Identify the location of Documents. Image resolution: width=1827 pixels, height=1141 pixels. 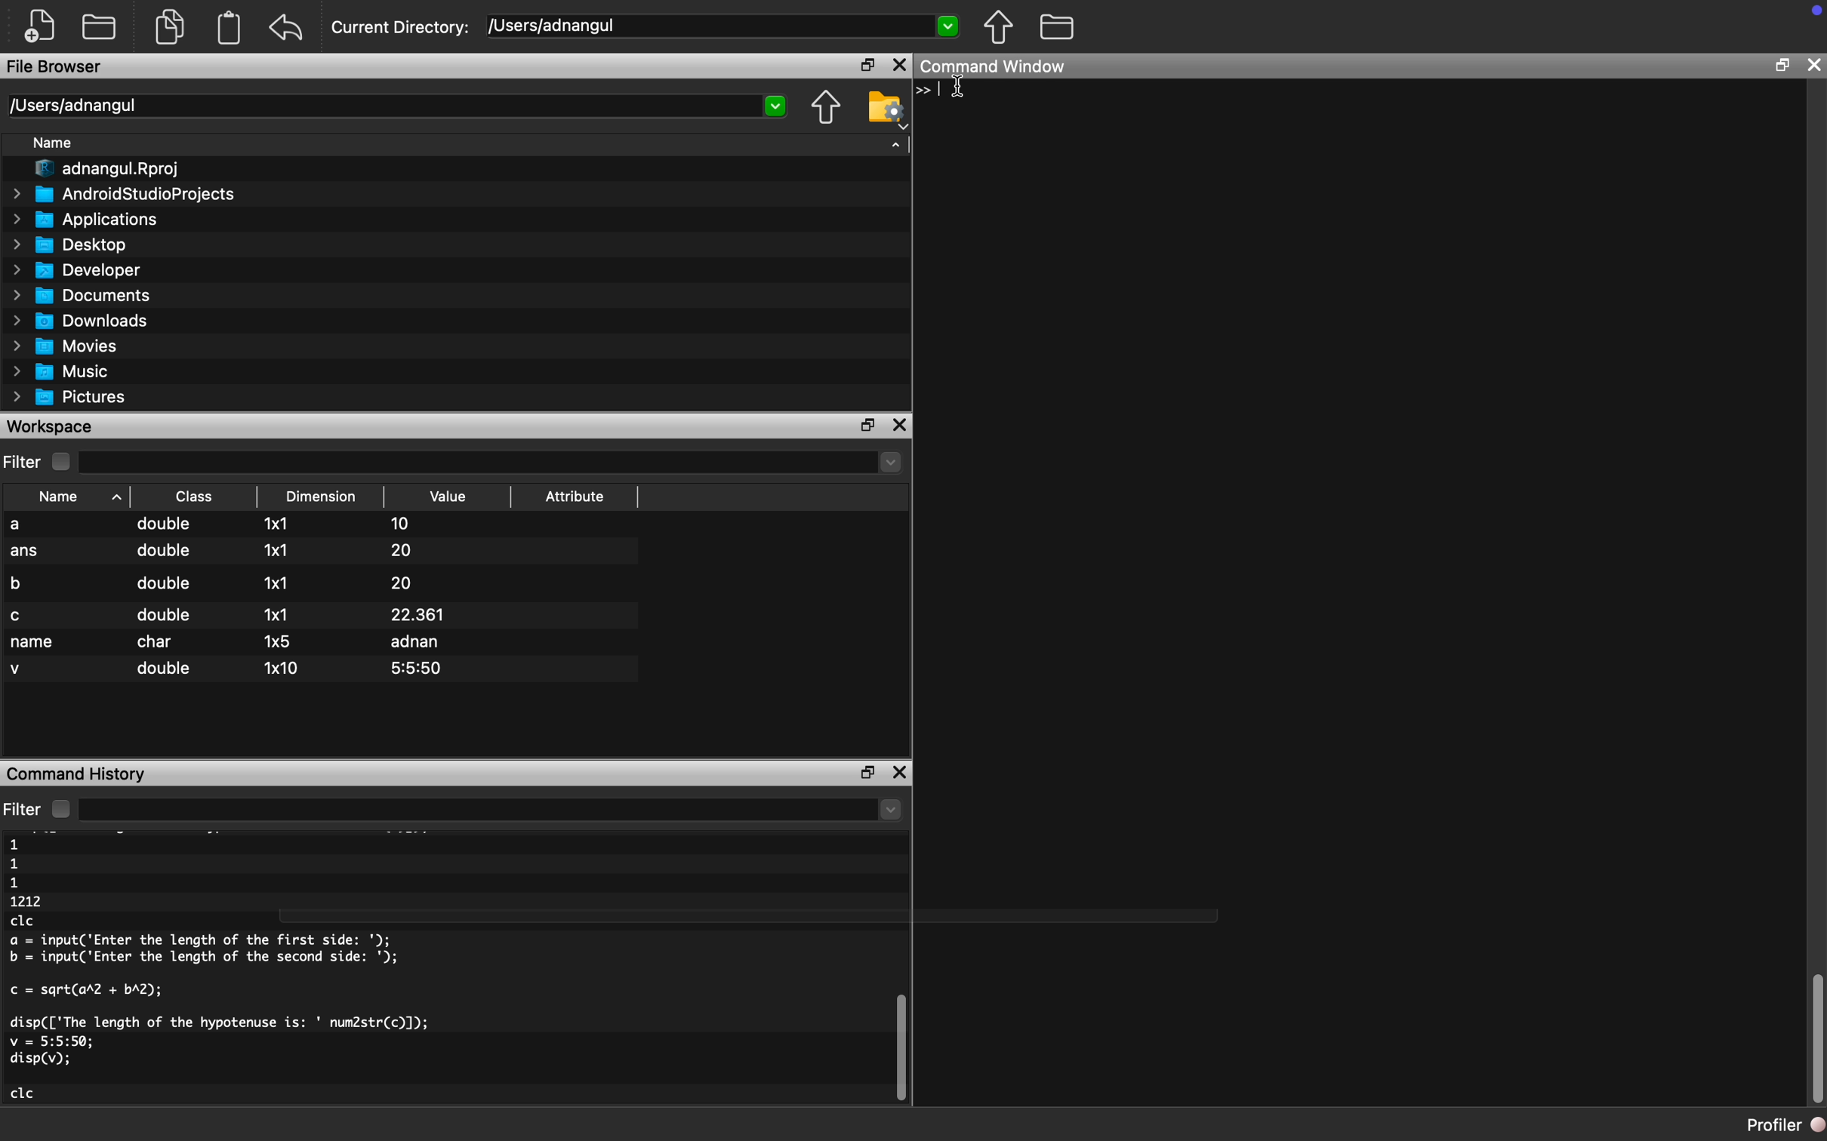
(75, 295).